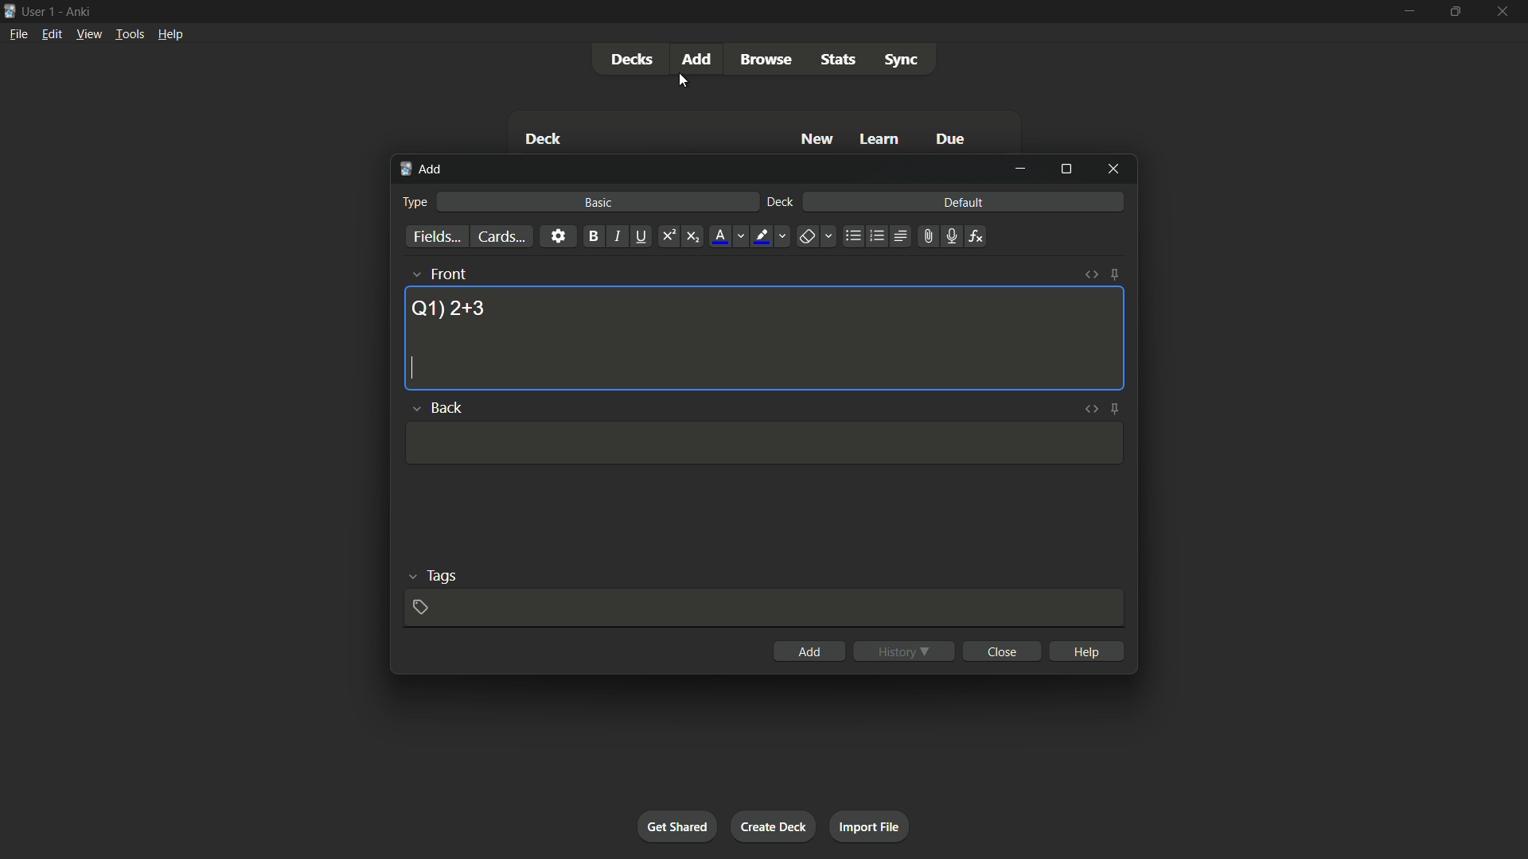 The width and height of the screenshot is (1528, 859). Describe the element at coordinates (950, 237) in the screenshot. I see `record audio` at that location.